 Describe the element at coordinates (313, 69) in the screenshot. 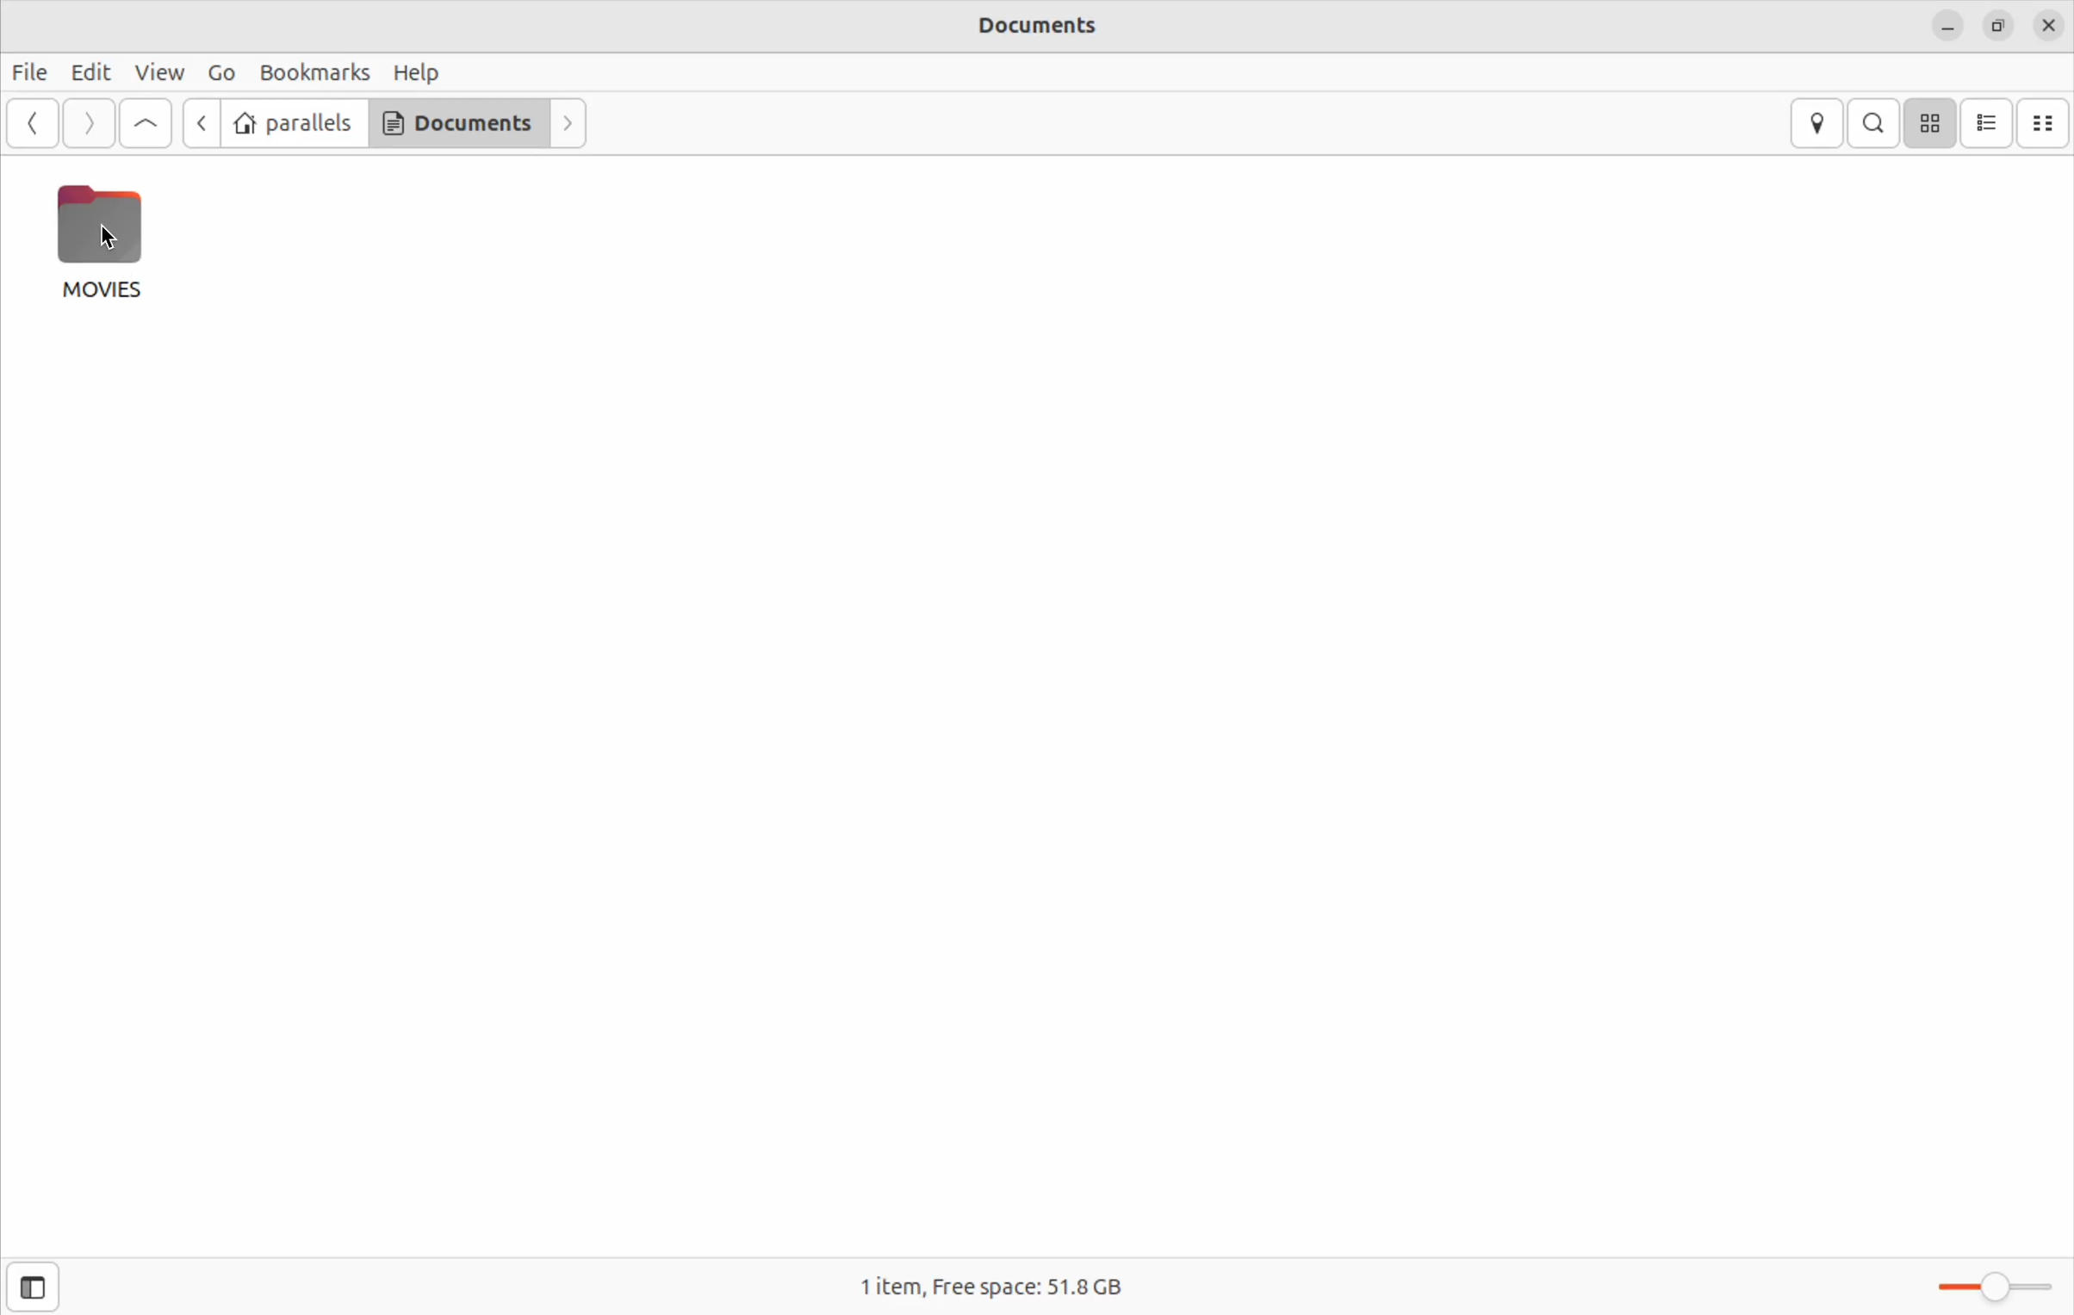

I see `Bookmarks` at that location.